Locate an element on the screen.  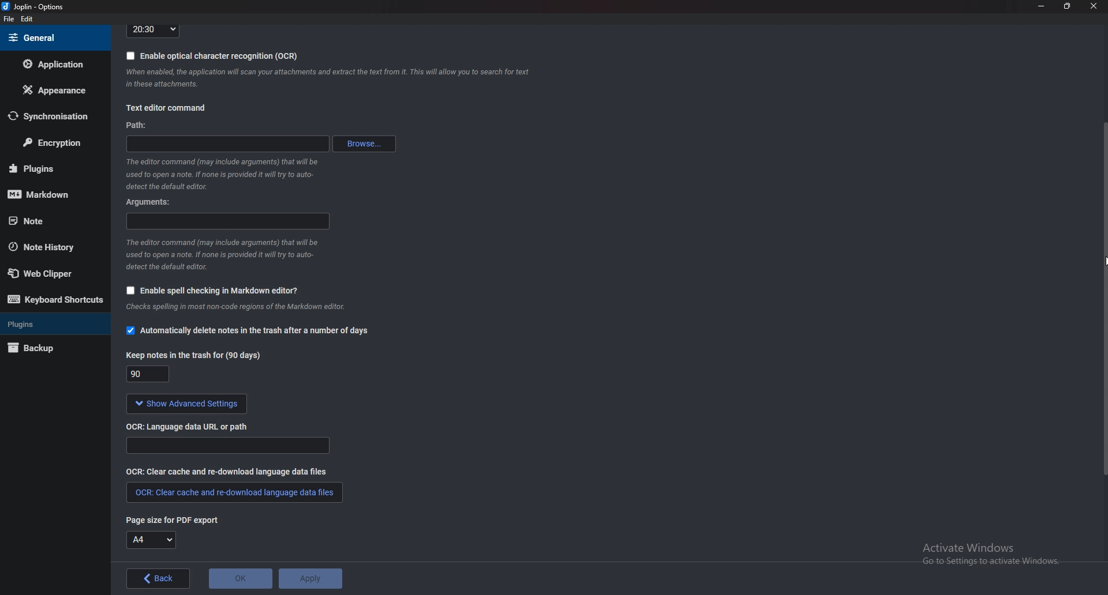
ok is located at coordinates (241, 579).